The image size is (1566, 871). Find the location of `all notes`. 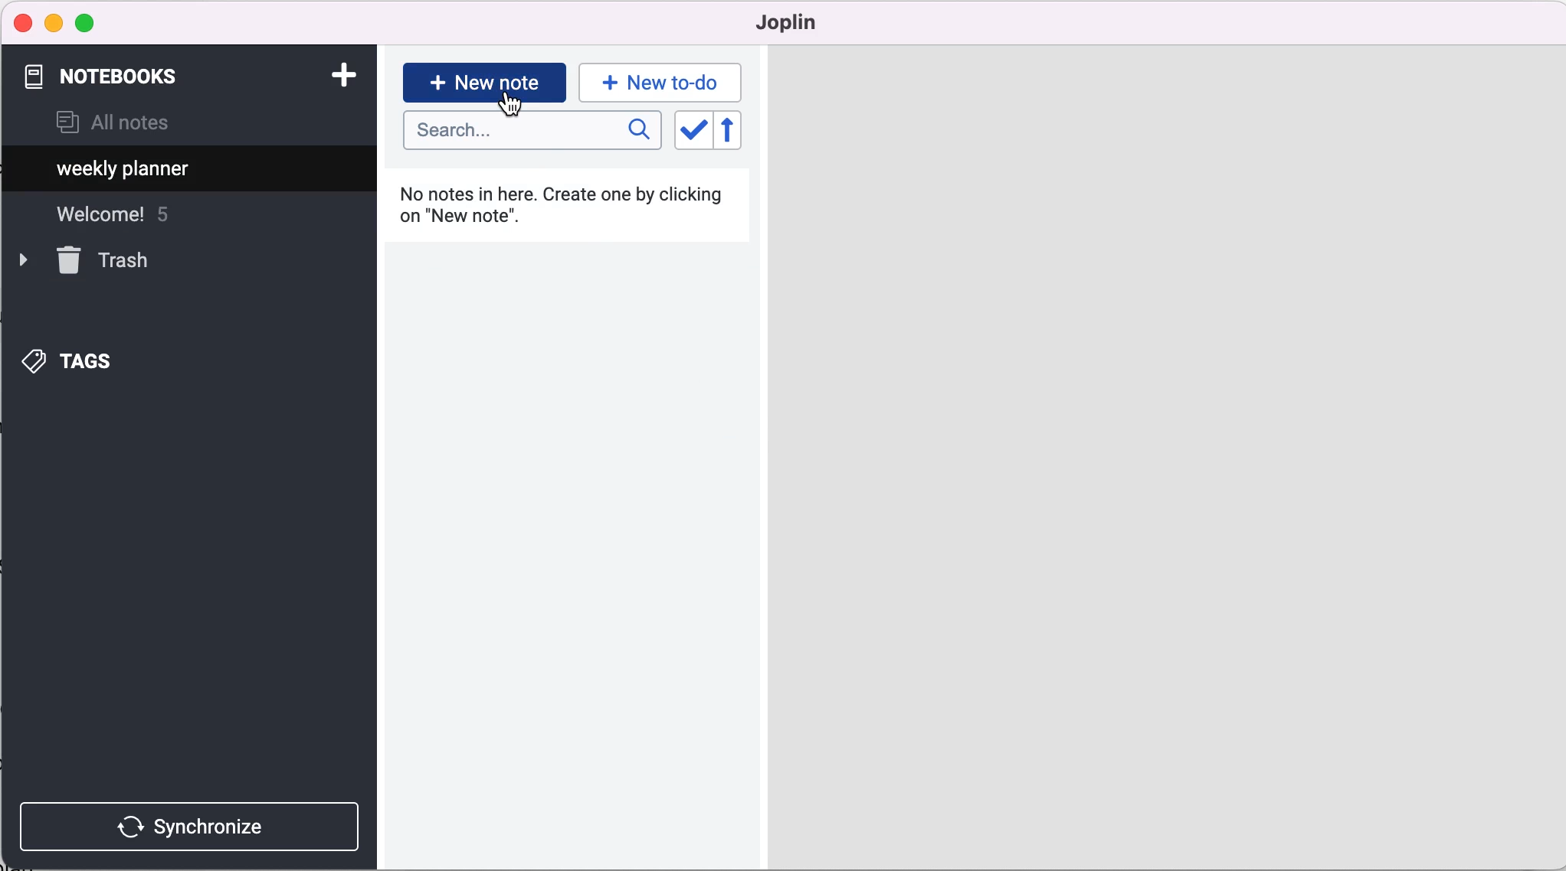

all notes is located at coordinates (113, 124).